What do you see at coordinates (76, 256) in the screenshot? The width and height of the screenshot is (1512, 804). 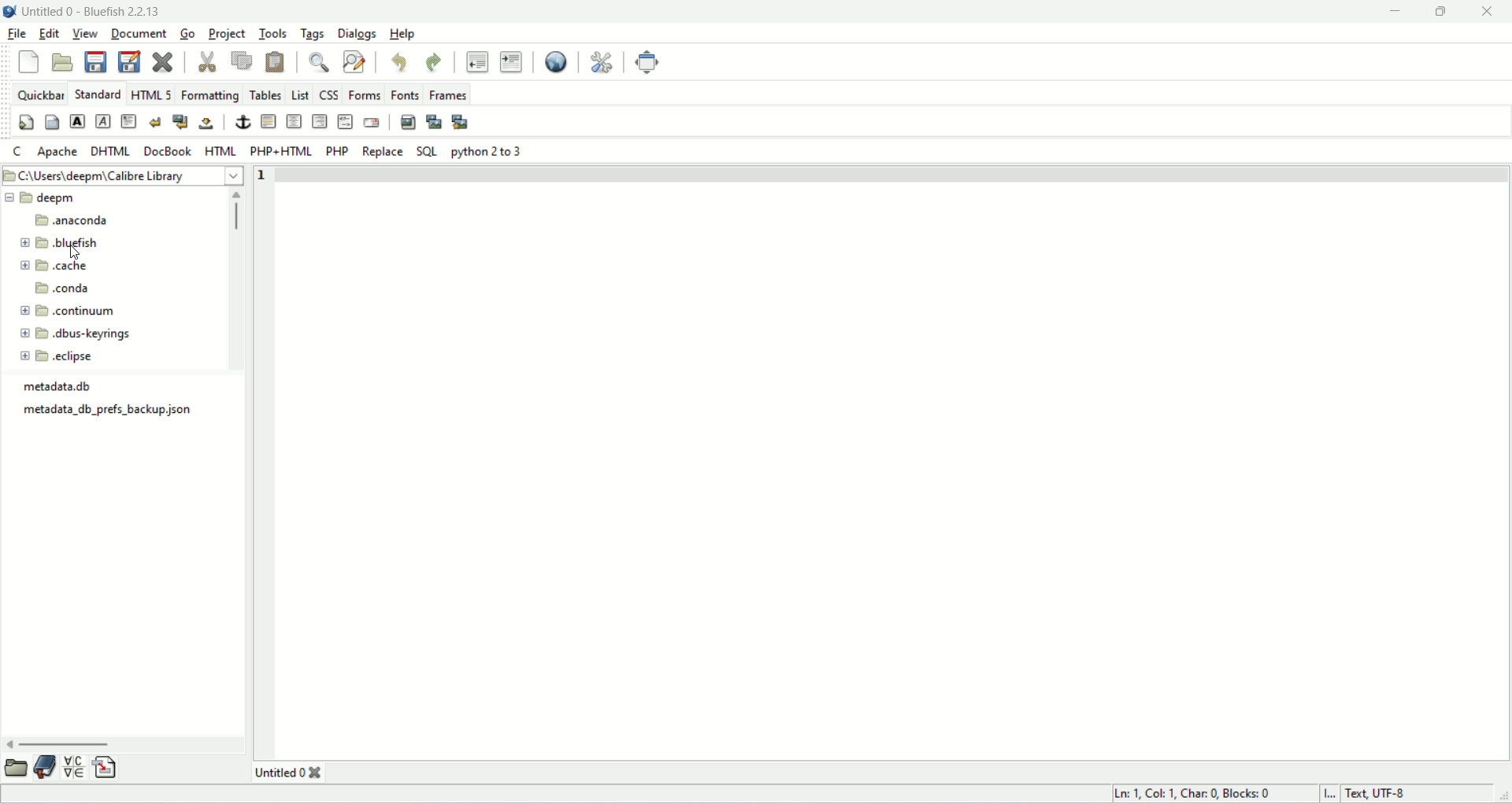 I see `cursor` at bounding box center [76, 256].